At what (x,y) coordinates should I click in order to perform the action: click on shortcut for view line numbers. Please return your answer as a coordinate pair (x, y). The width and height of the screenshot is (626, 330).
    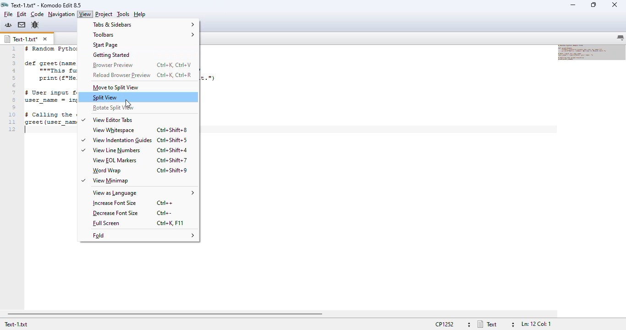
    Looking at the image, I should click on (172, 150).